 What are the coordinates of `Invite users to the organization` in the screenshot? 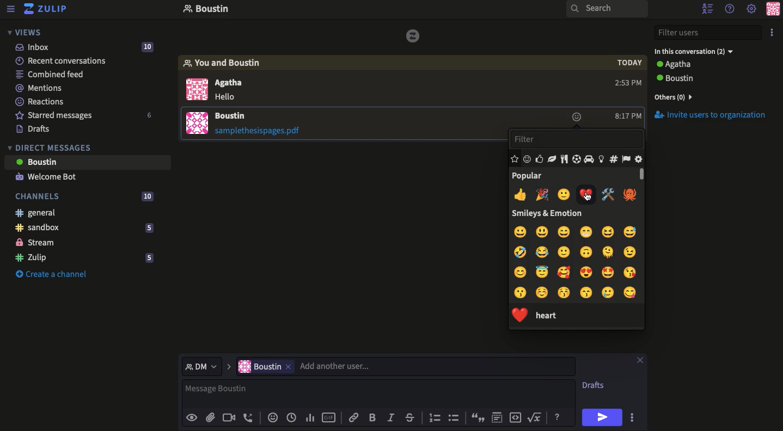 It's located at (714, 114).